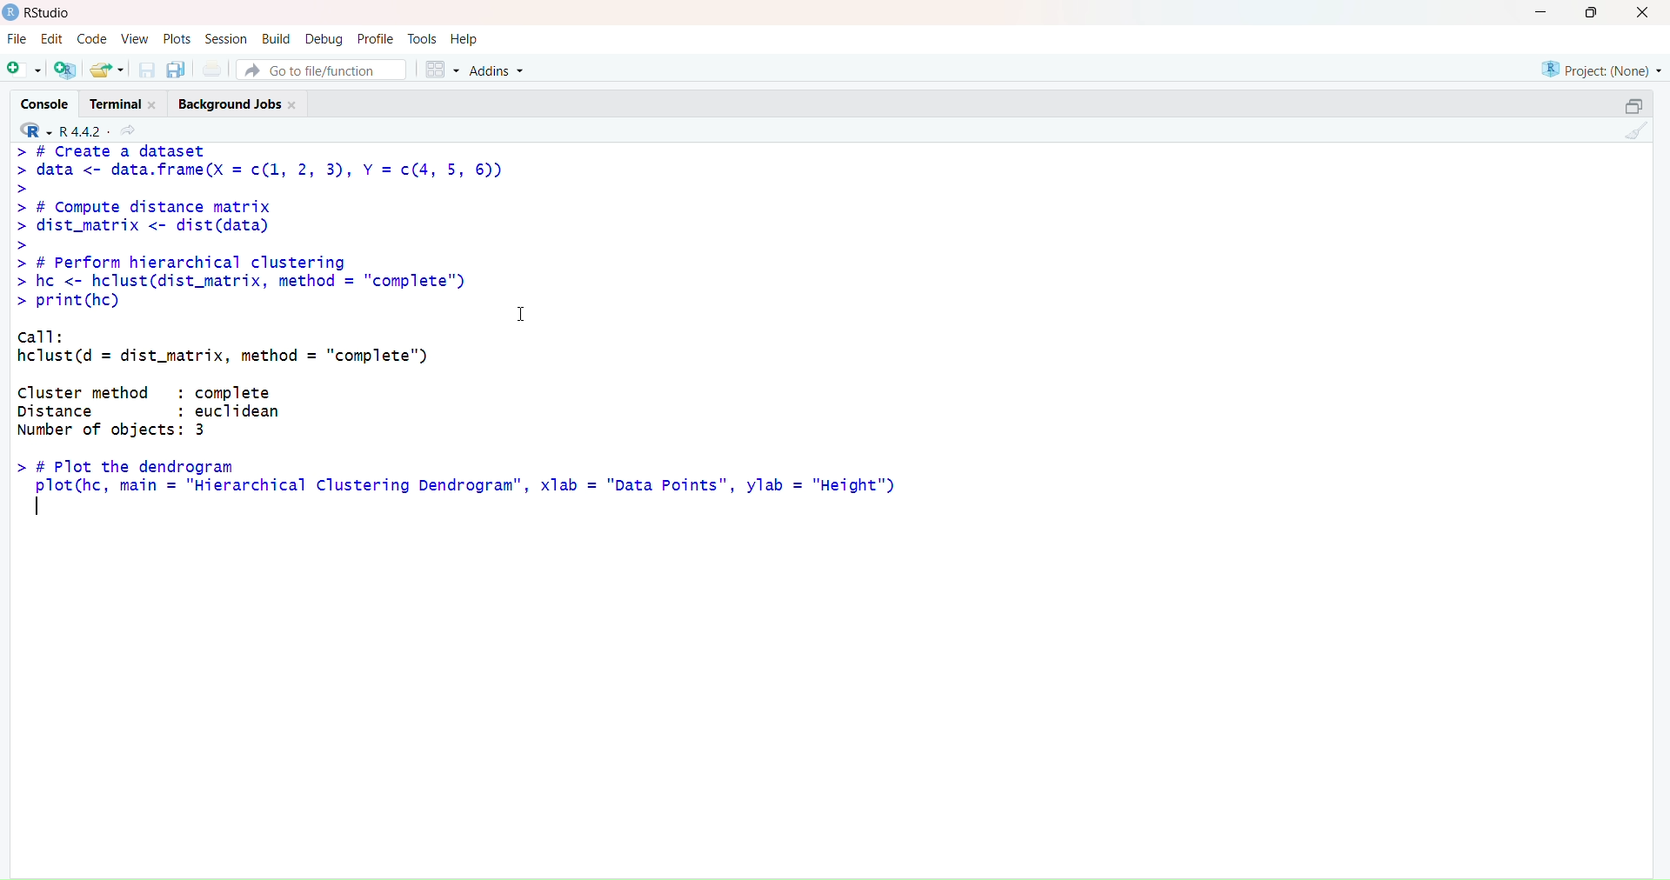 The height and width of the screenshot is (880, 1670). Describe the element at coordinates (93, 40) in the screenshot. I see `Code` at that location.